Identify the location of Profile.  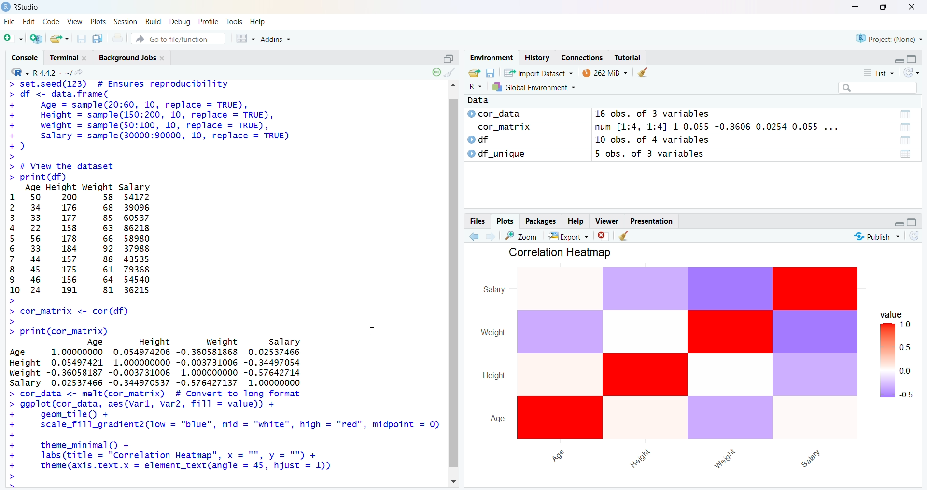
(209, 21).